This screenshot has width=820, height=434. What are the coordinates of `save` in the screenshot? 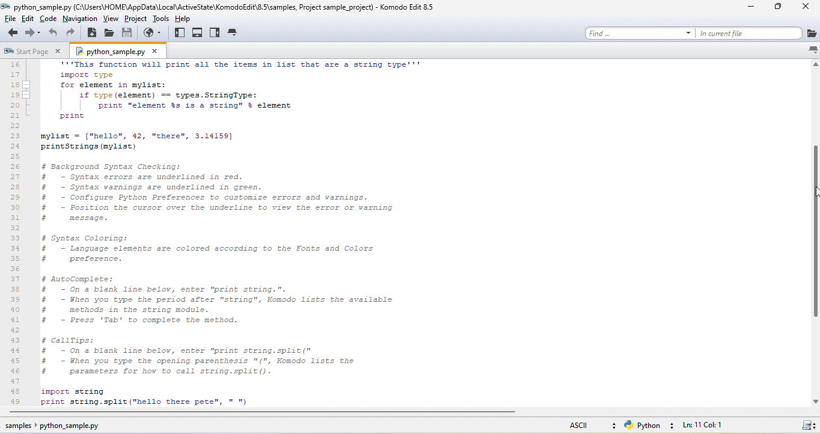 It's located at (128, 32).